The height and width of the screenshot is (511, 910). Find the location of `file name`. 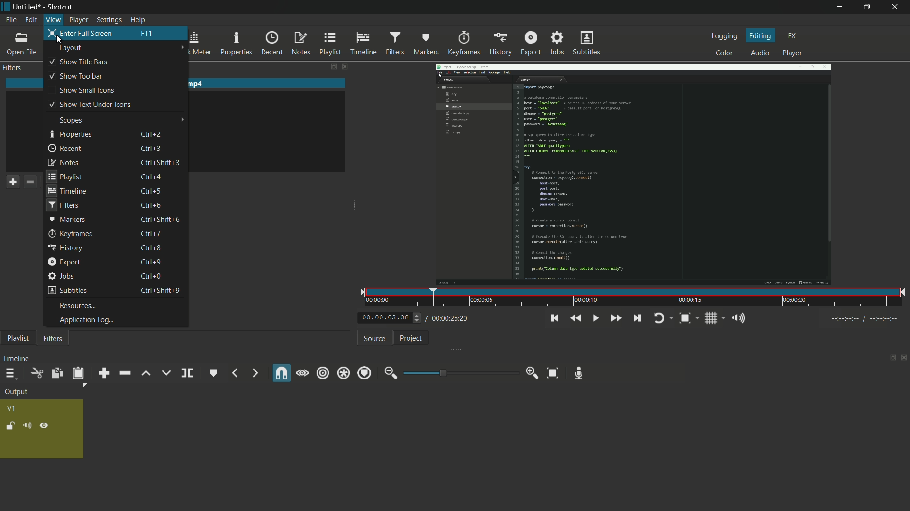

file name is located at coordinates (178, 84).